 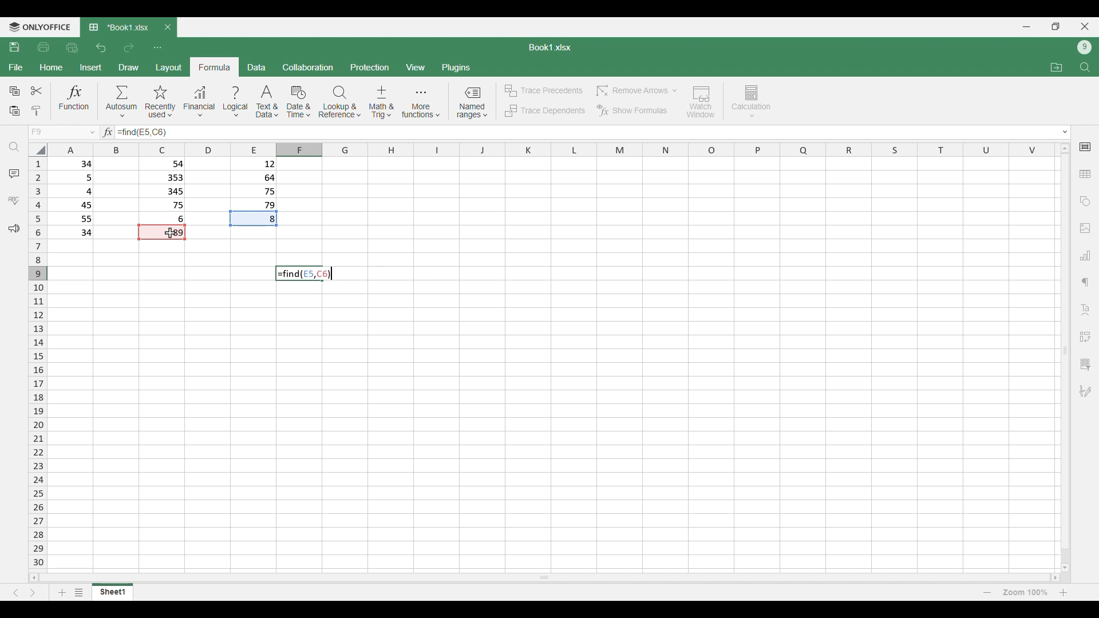 I want to click on Insert chart, so click(x=1085, y=255).